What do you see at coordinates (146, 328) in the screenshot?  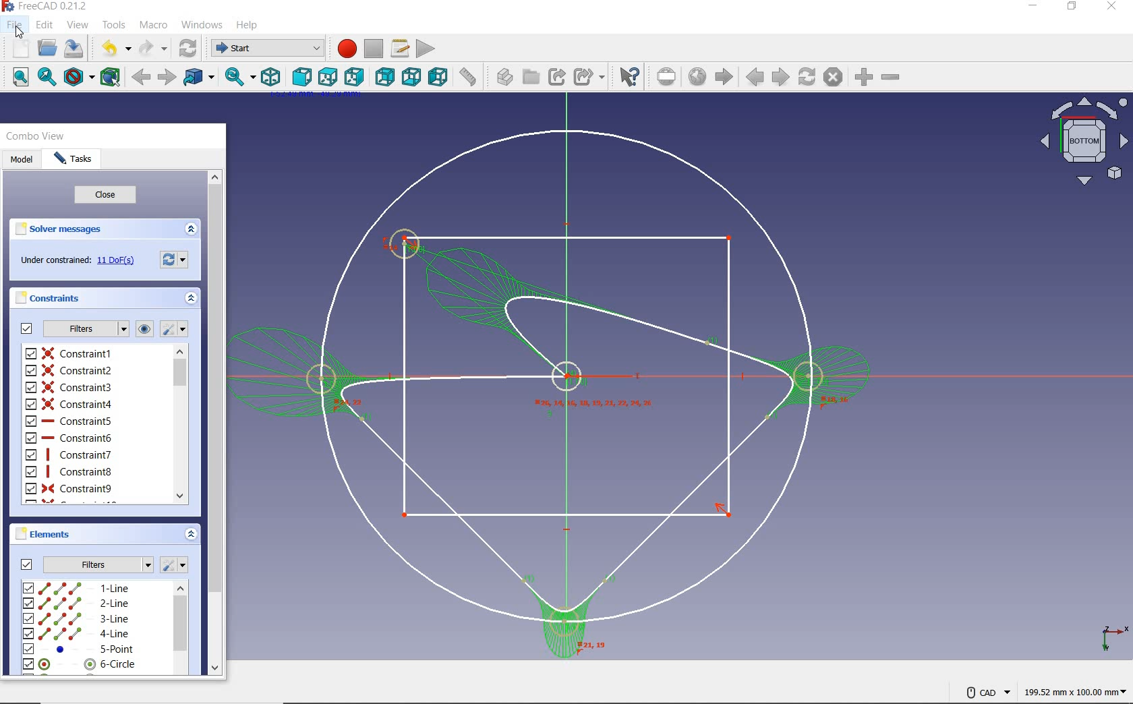 I see `constraints` at bounding box center [146, 328].